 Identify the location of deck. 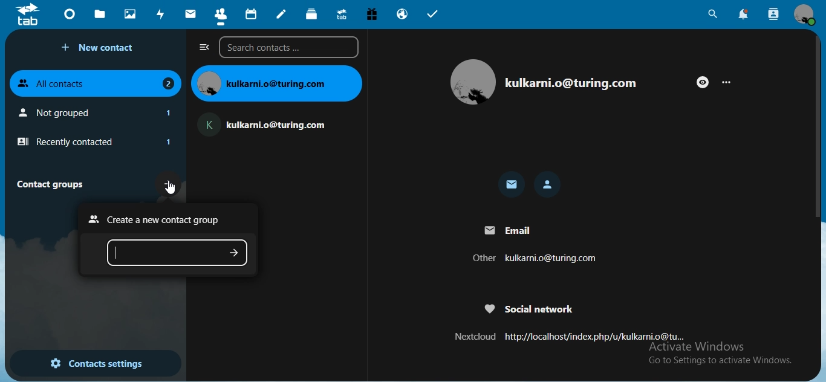
(313, 14).